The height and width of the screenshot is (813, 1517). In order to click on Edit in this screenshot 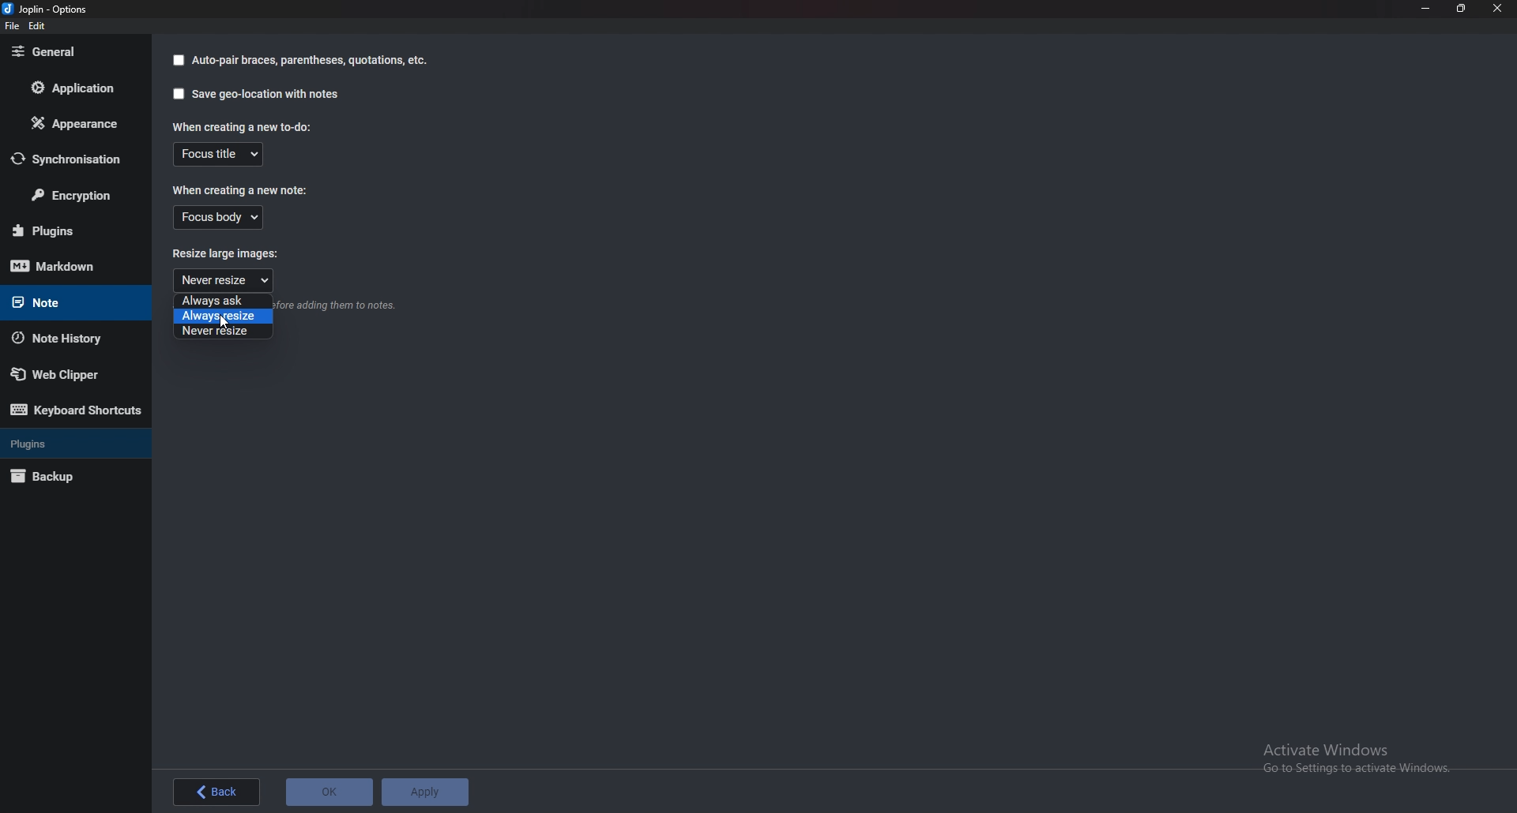, I will do `click(37, 26)`.